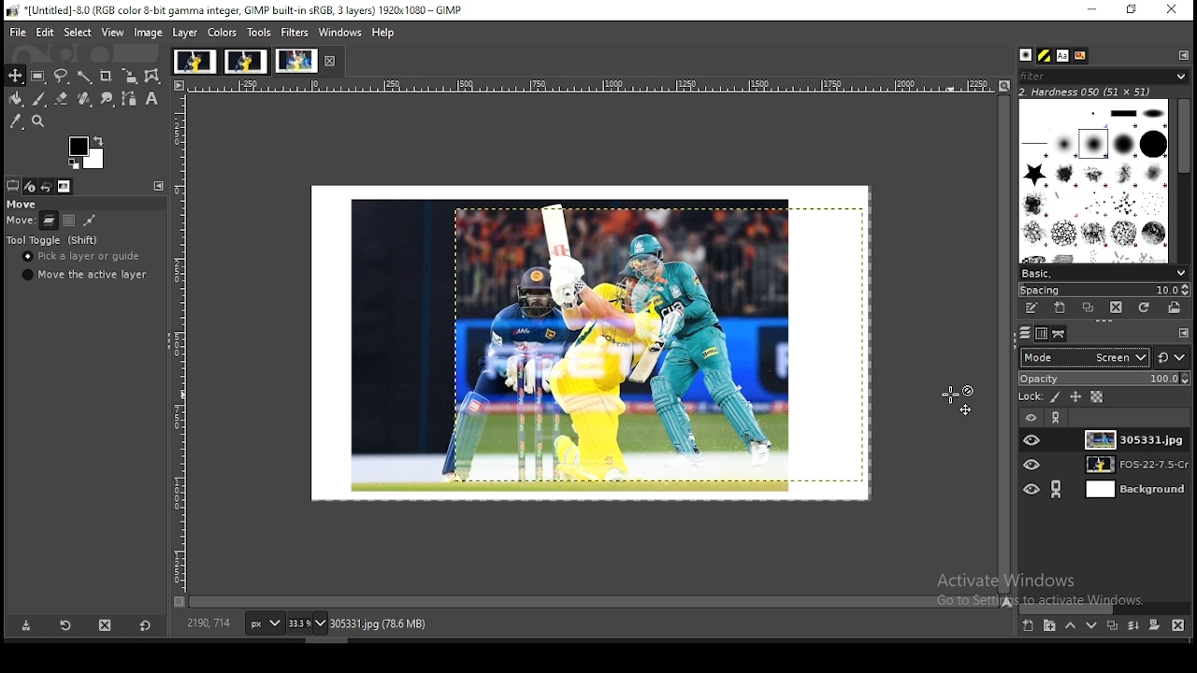 The width and height of the screenshot is (1197, 673). I want to click on images, so click(599, 342).